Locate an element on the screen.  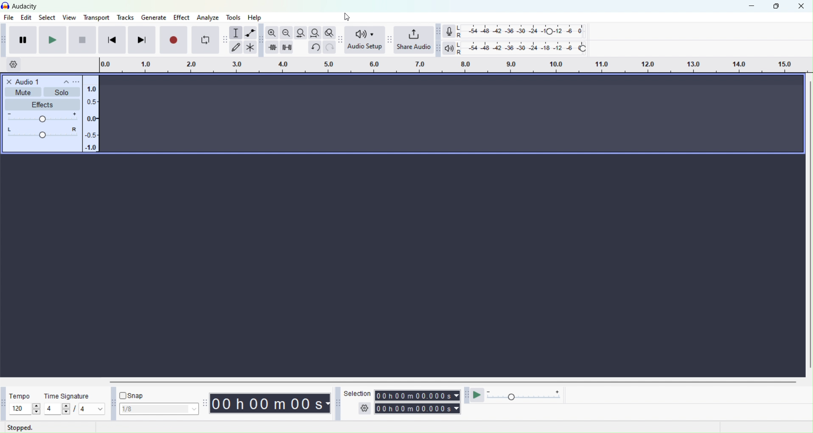
Playback level is located at coordinates (521, 48).